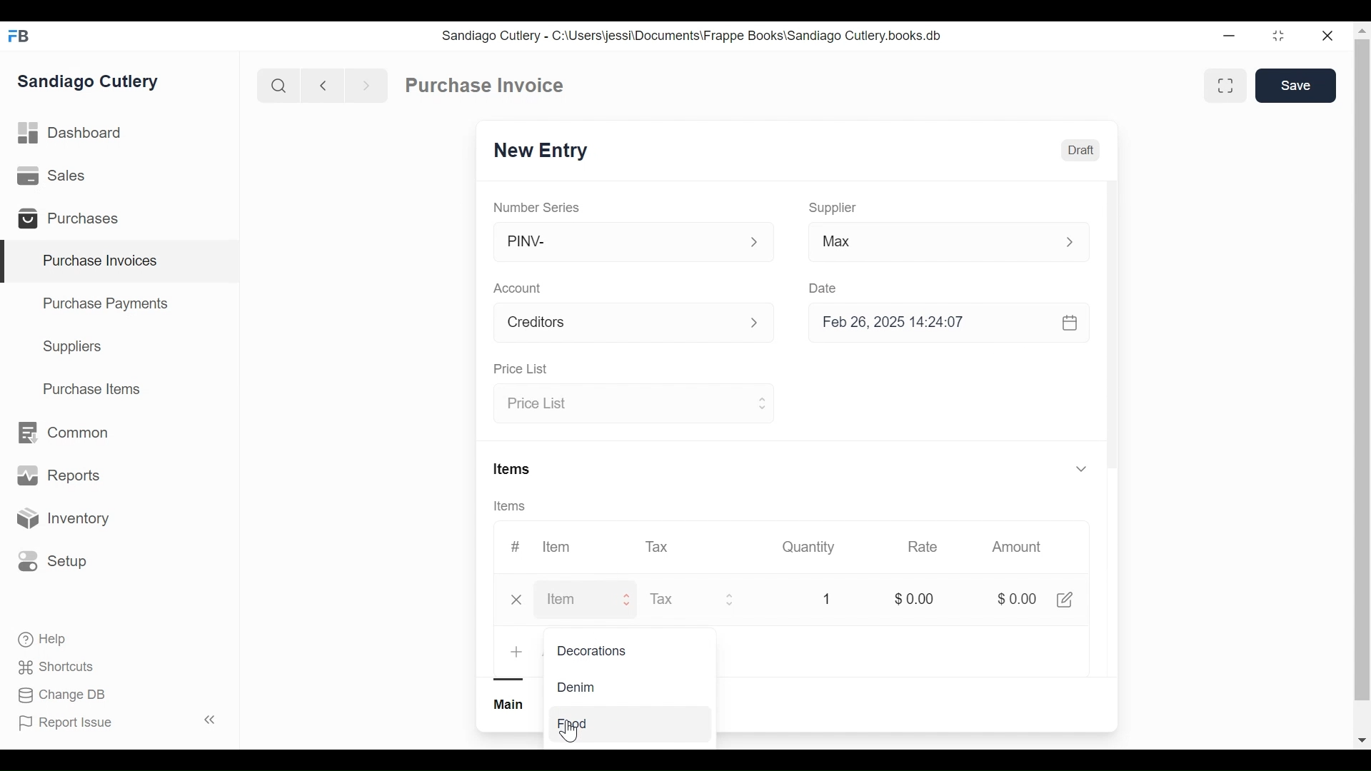 The height and width of the screenshot is (771, 1371). I want to click on Purchase Items, so click(92, 390).